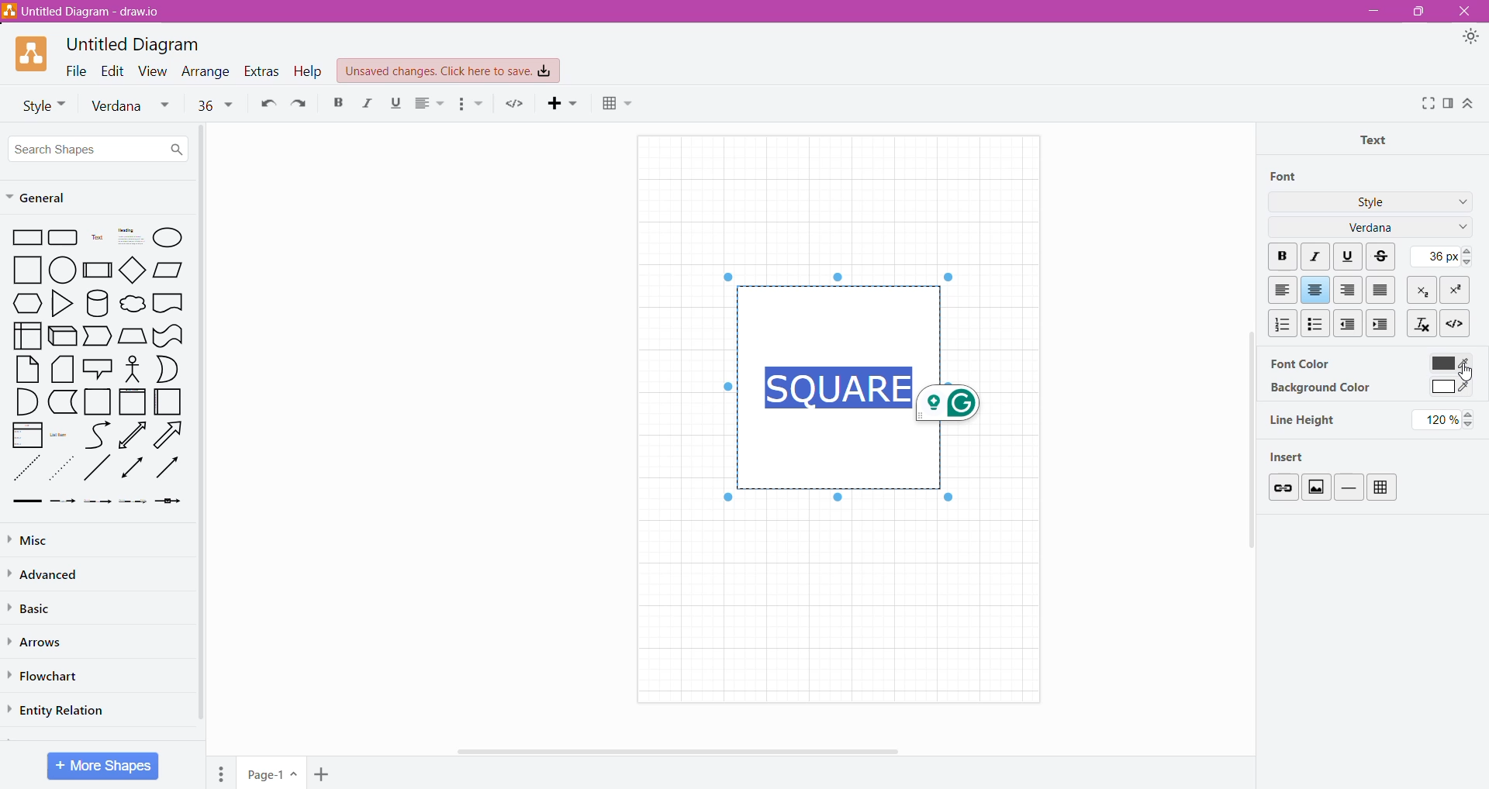 This screenshot has height=789, width=1489. What do you see at coordinates (98, 269) in the screenshot?
I see `Subprocess` at bounding box center [98, 269].